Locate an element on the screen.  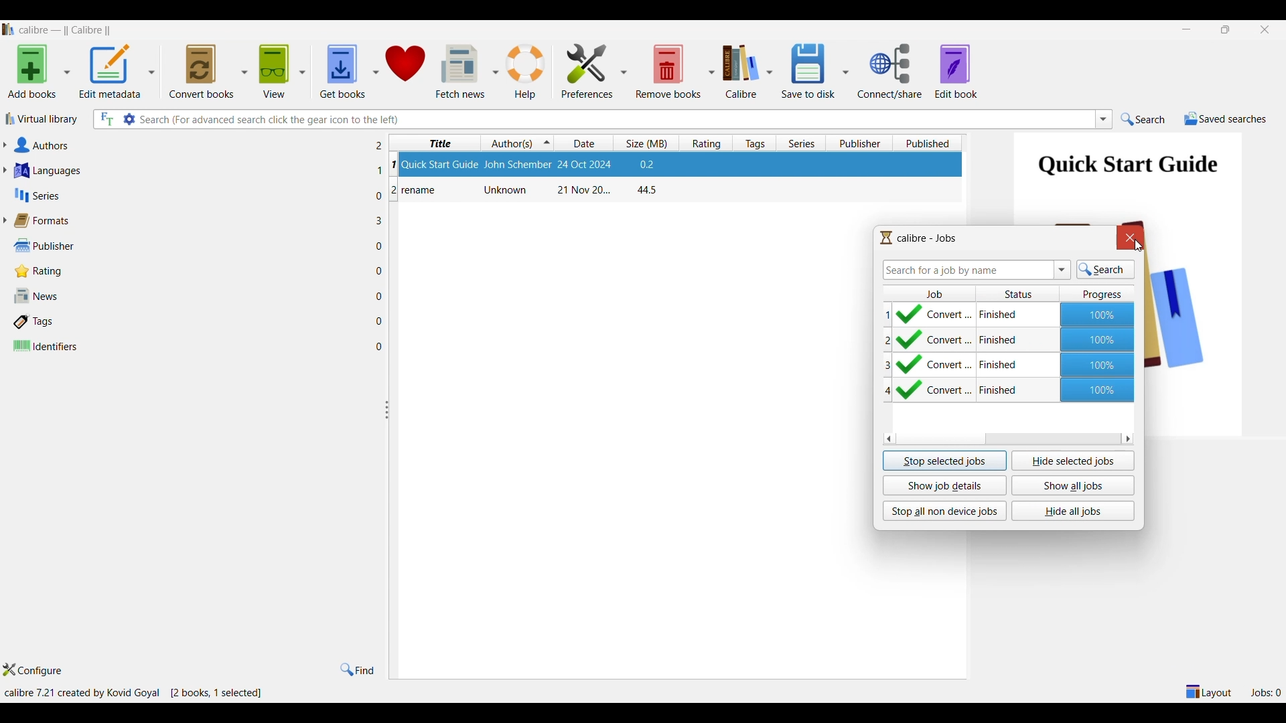
Status column is located at coordinates (1017, 293).